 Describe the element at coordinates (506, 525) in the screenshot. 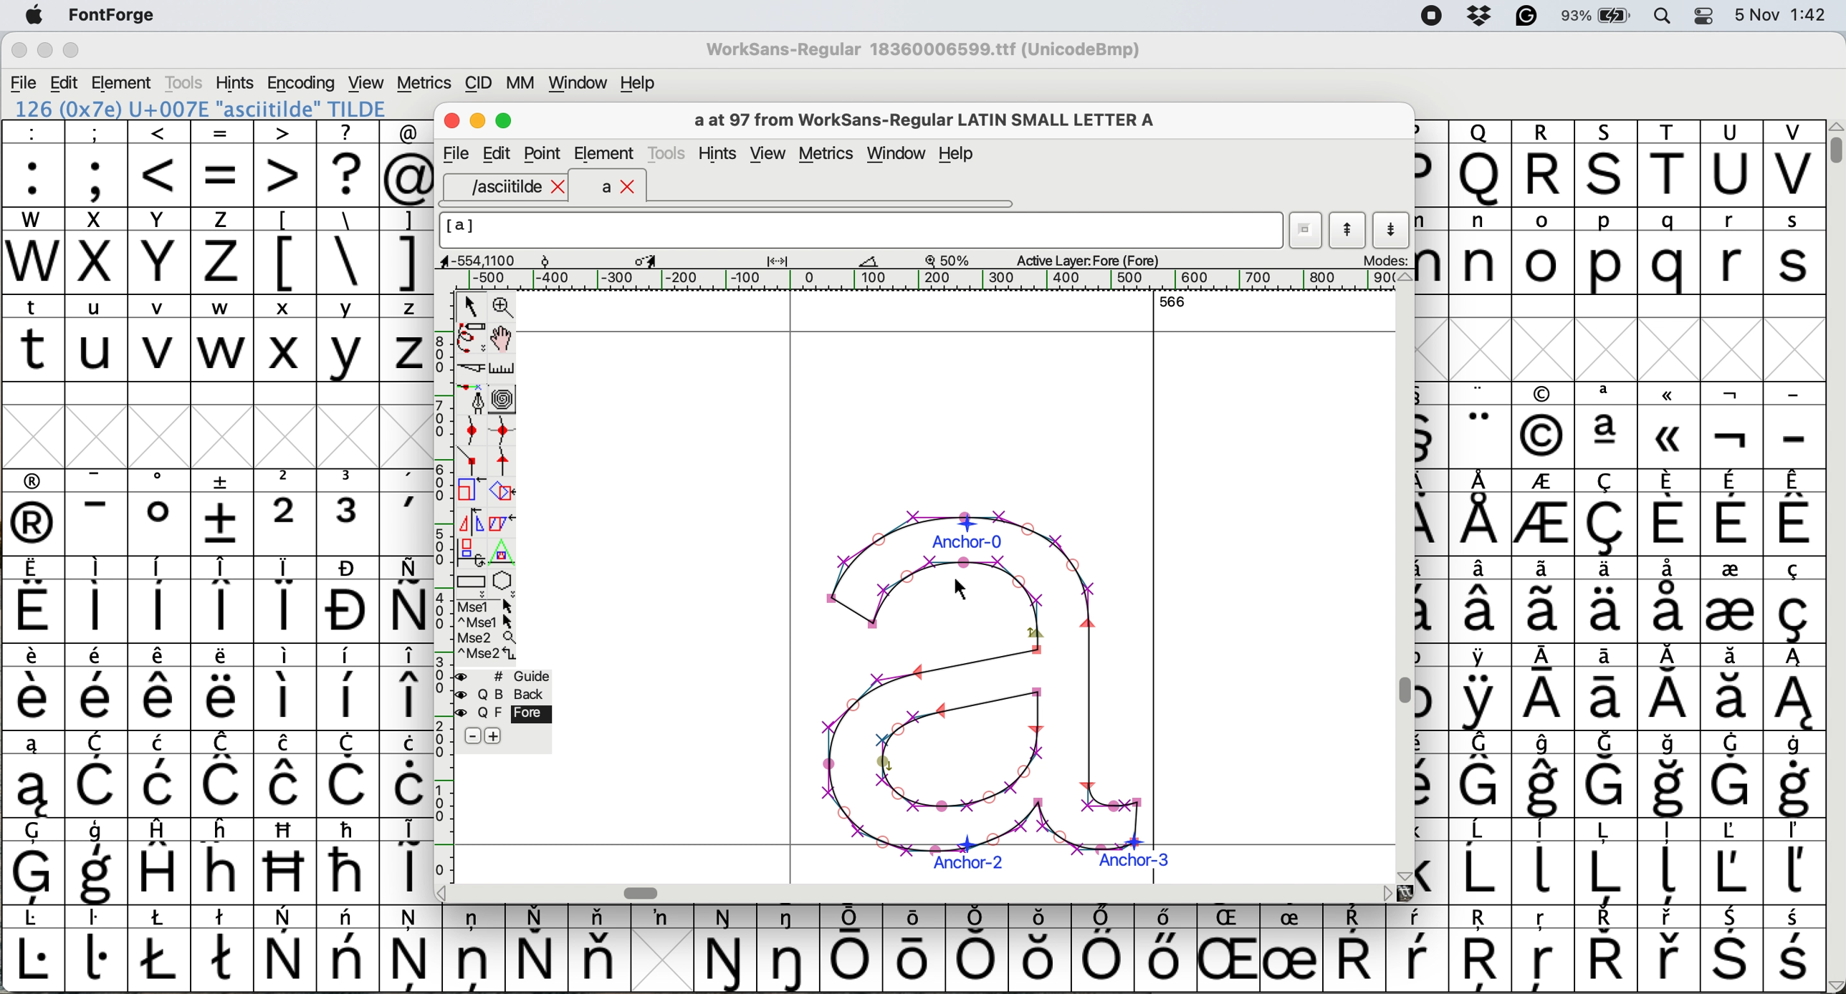

I see `skew selection` at that location.